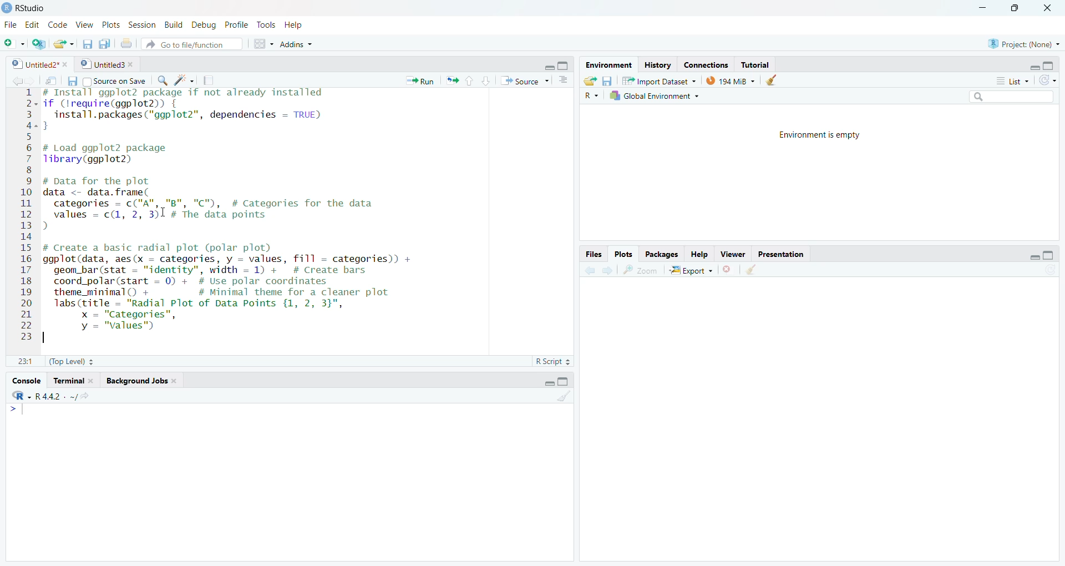  What do you see at coordinates (84, 397) in the screenshot?
I see `view the current working directory` at bounding box center [84, 397].